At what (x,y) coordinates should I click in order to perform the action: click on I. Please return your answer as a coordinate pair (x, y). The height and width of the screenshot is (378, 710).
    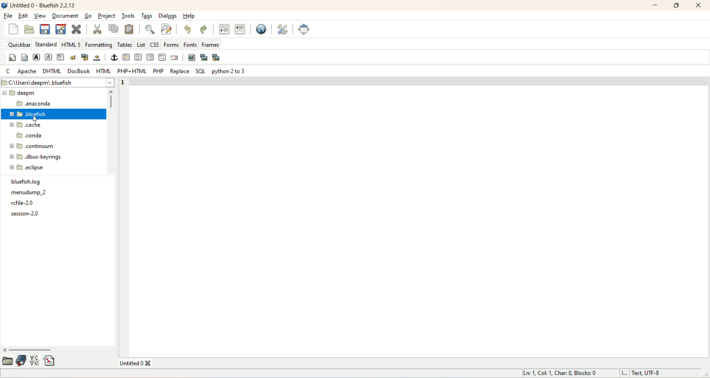
    Looking at the image, I should click on (625, 374).